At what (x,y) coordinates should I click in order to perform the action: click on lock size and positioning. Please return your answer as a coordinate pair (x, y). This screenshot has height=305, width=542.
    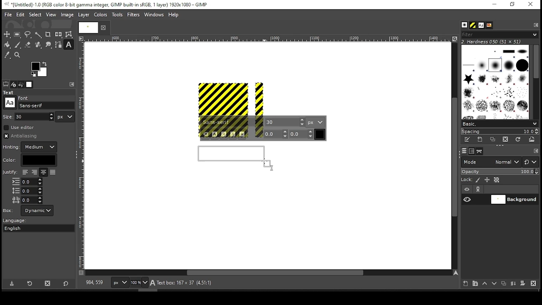
    Looking at the image, I should click on (488, 180).